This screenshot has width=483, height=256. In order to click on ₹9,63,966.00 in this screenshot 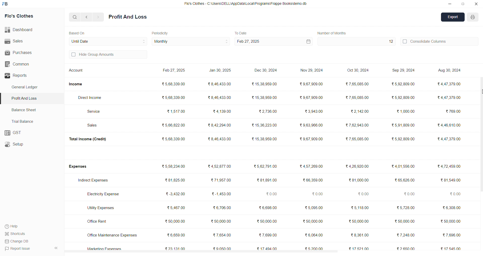, I will do `click(312, 125)`.